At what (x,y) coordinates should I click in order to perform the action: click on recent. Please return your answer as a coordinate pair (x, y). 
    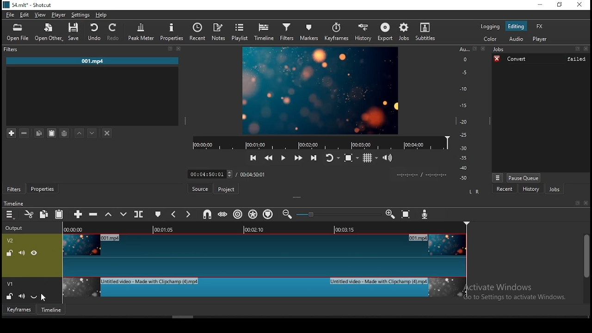
    Looking at the image, I should click on (198, 31).